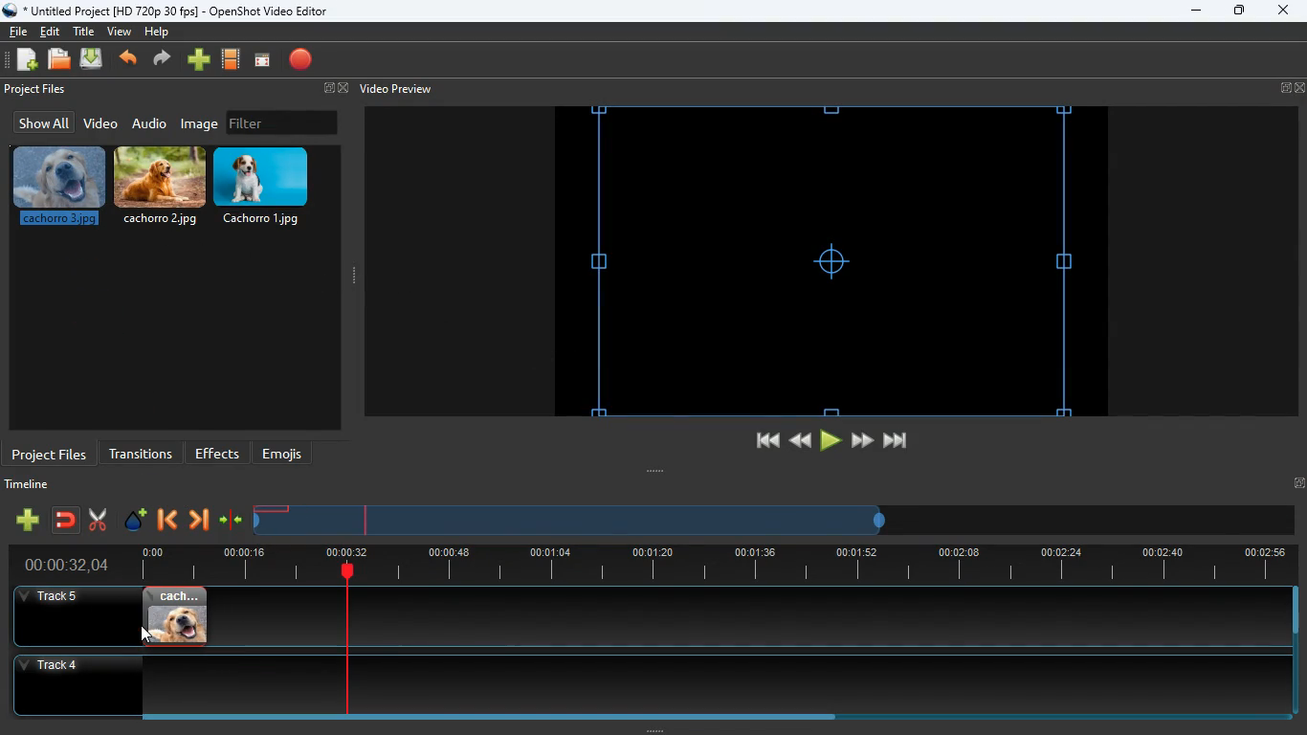 The width and height of the screenshot is (1307, 735). What do you see at coordinates (703, 717) in the screenshot?
I see `Horizontal slide bar` at bounding box center [703, 717].